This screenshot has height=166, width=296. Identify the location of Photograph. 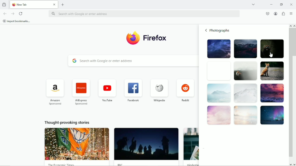
(272, 93).